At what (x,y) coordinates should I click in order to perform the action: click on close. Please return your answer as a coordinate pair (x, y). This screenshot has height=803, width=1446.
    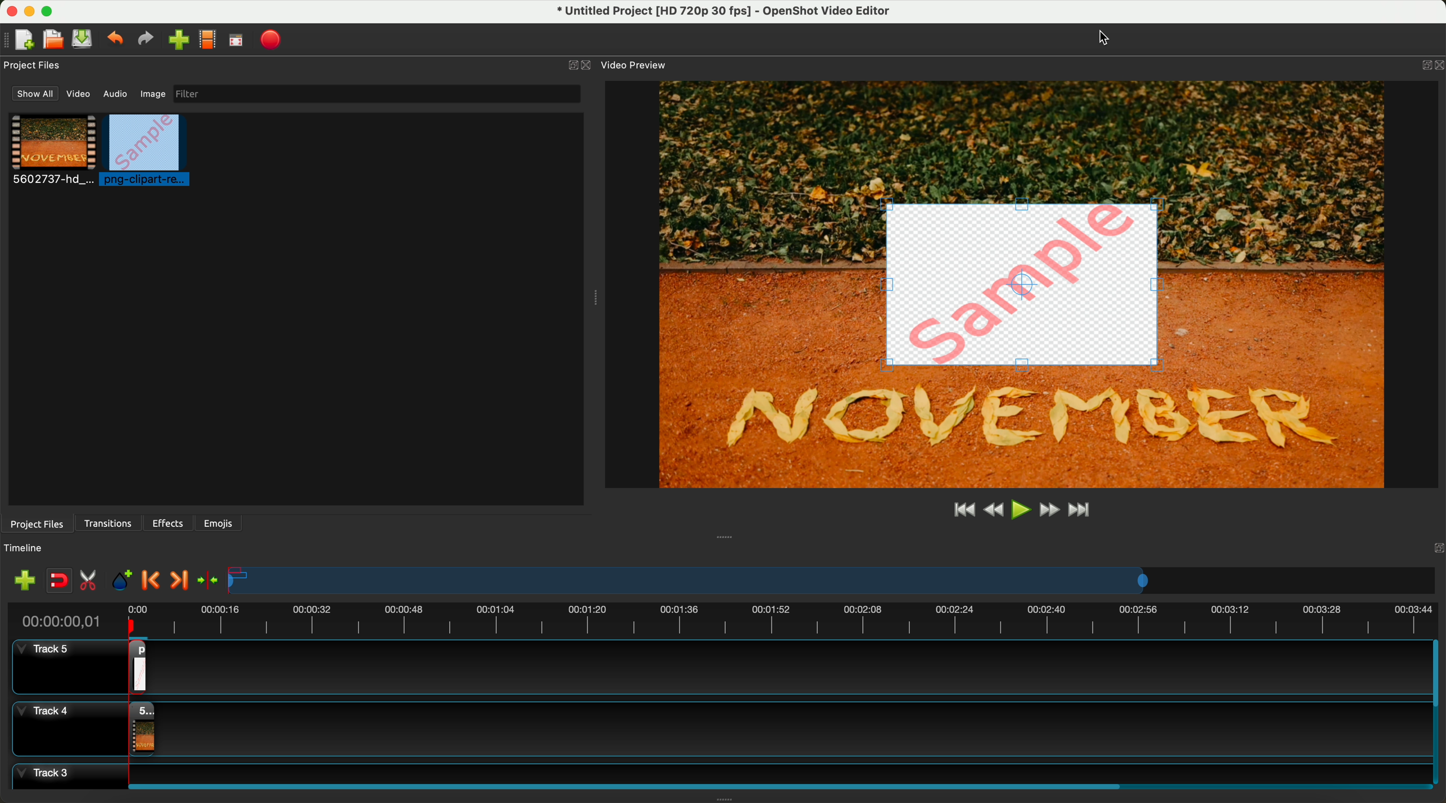
    Looking at the image, I should click on (579, 66).